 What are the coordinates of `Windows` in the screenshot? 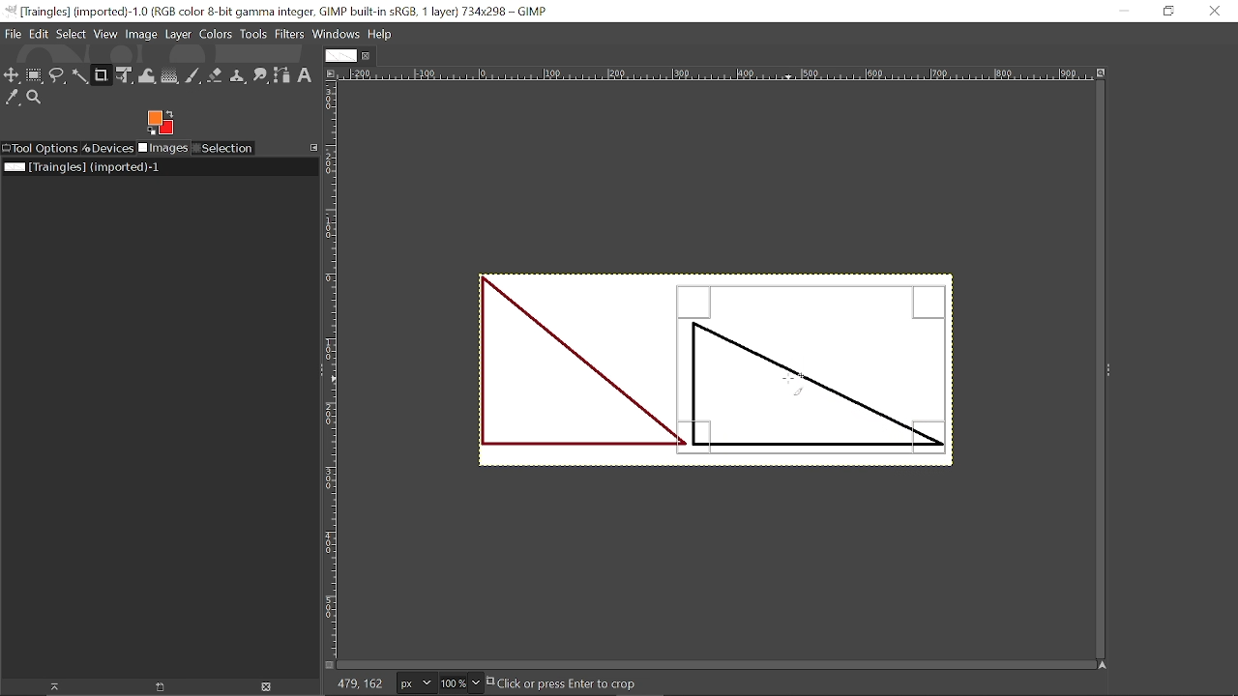 It's located at (336, 35).